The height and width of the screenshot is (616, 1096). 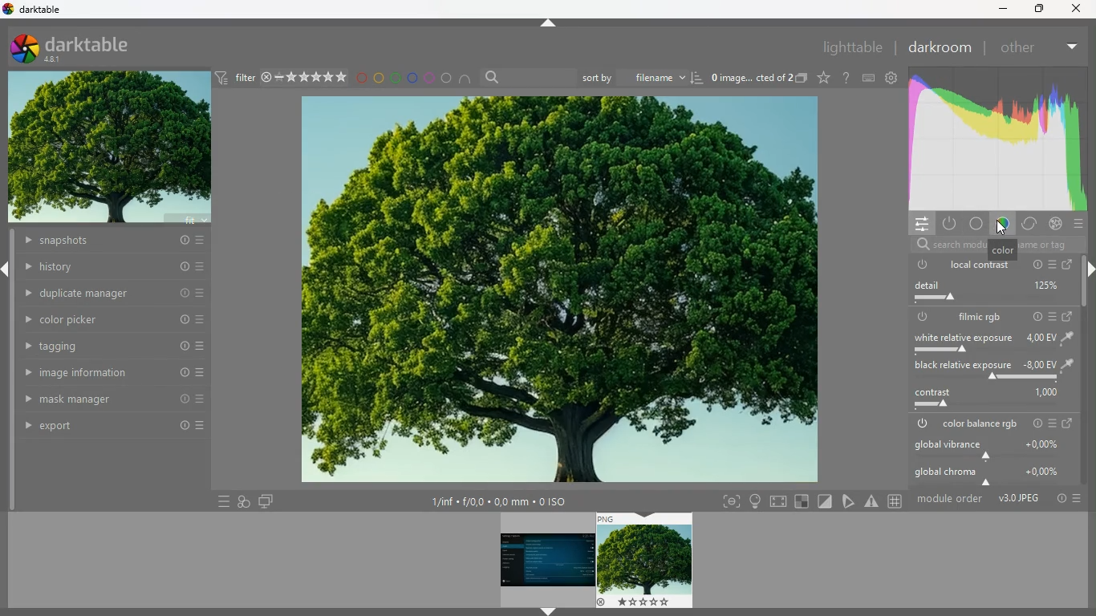 I want to click on screen, so click(x=266, y=500).